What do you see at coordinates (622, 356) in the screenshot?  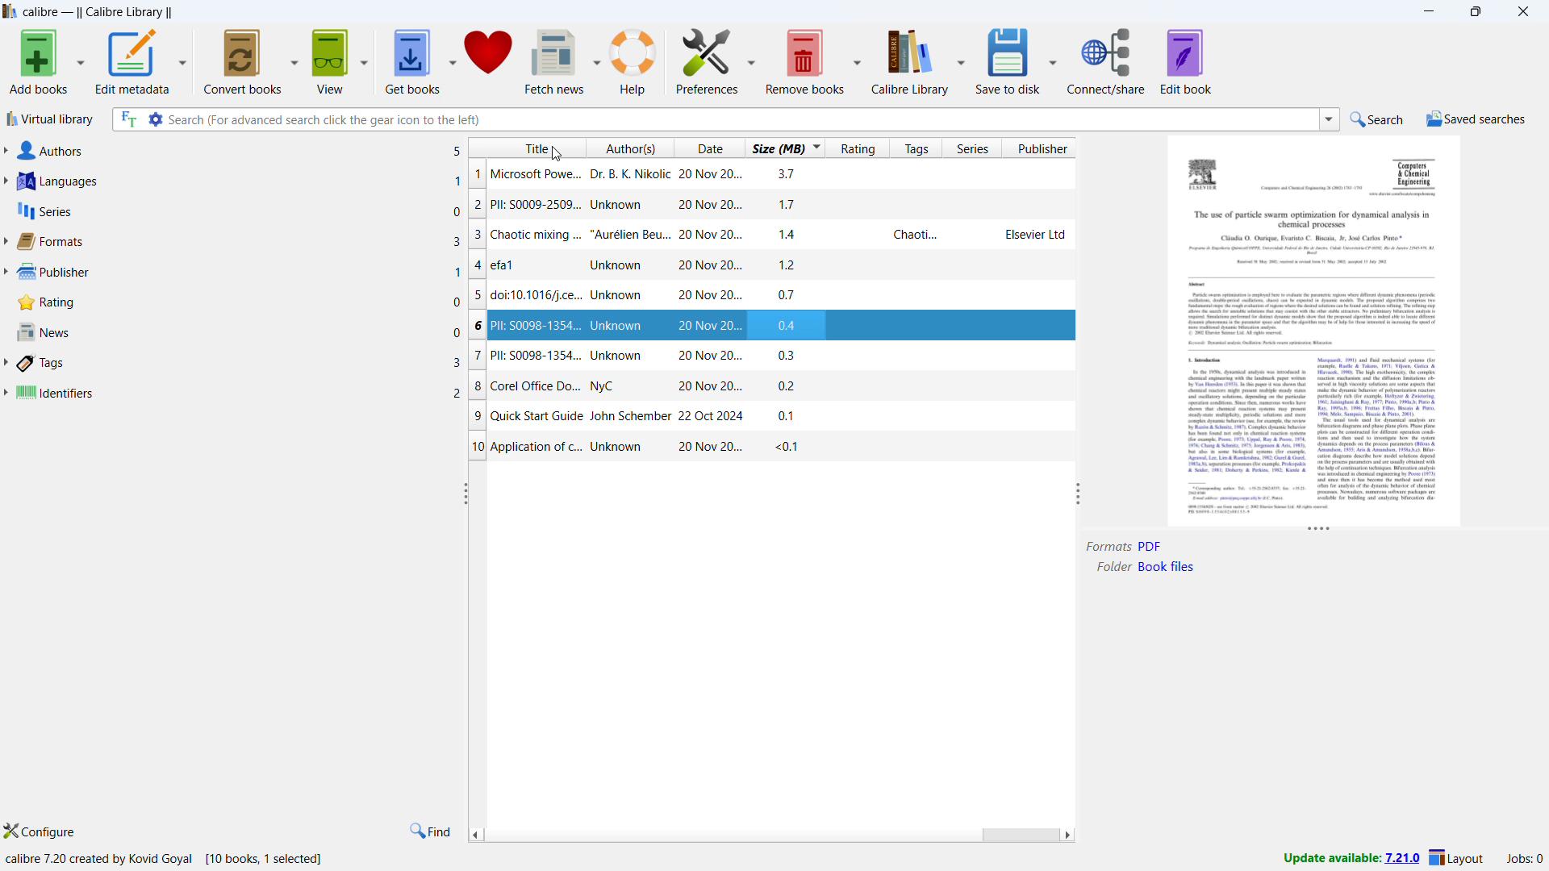 I see `Pll: S0098-1354... Unknown 20 Nov 20...` at bounding box center [622, 356].